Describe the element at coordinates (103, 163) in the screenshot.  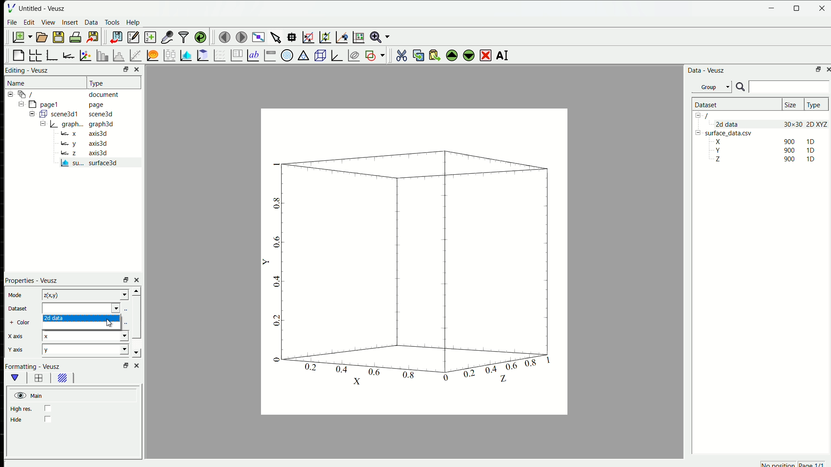
I see `surface 3D` at that location.